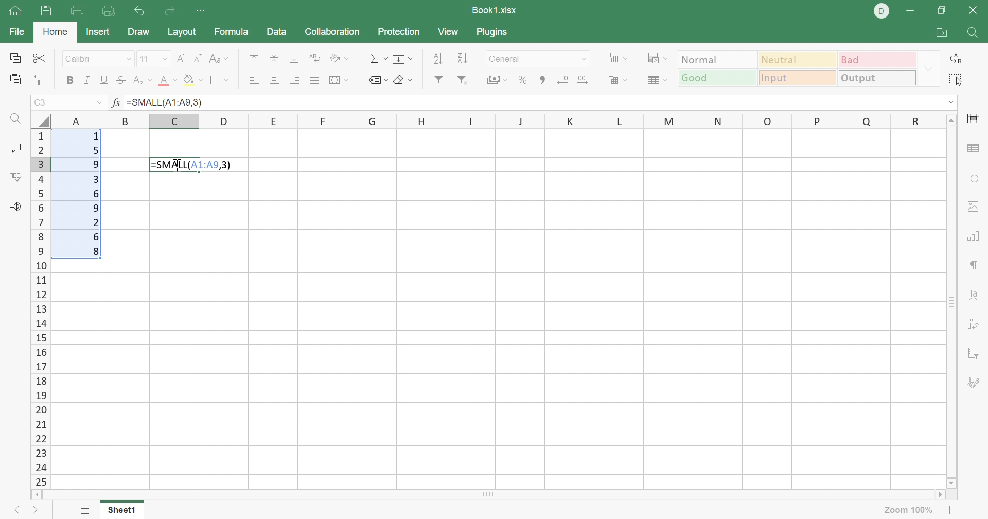  Describe the element at coordinates (659, 81) in the screenshot. I see `Format as table template` at that location.